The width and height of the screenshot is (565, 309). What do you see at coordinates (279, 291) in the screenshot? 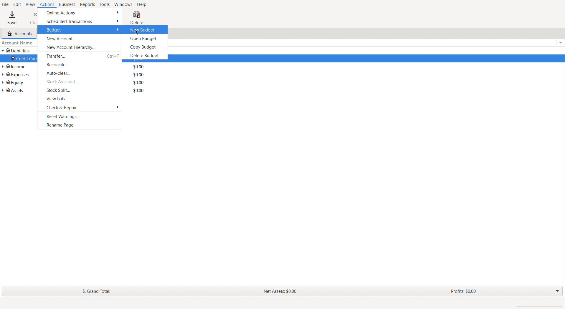
I see `Net Assets` at bounding box center [279, 291].